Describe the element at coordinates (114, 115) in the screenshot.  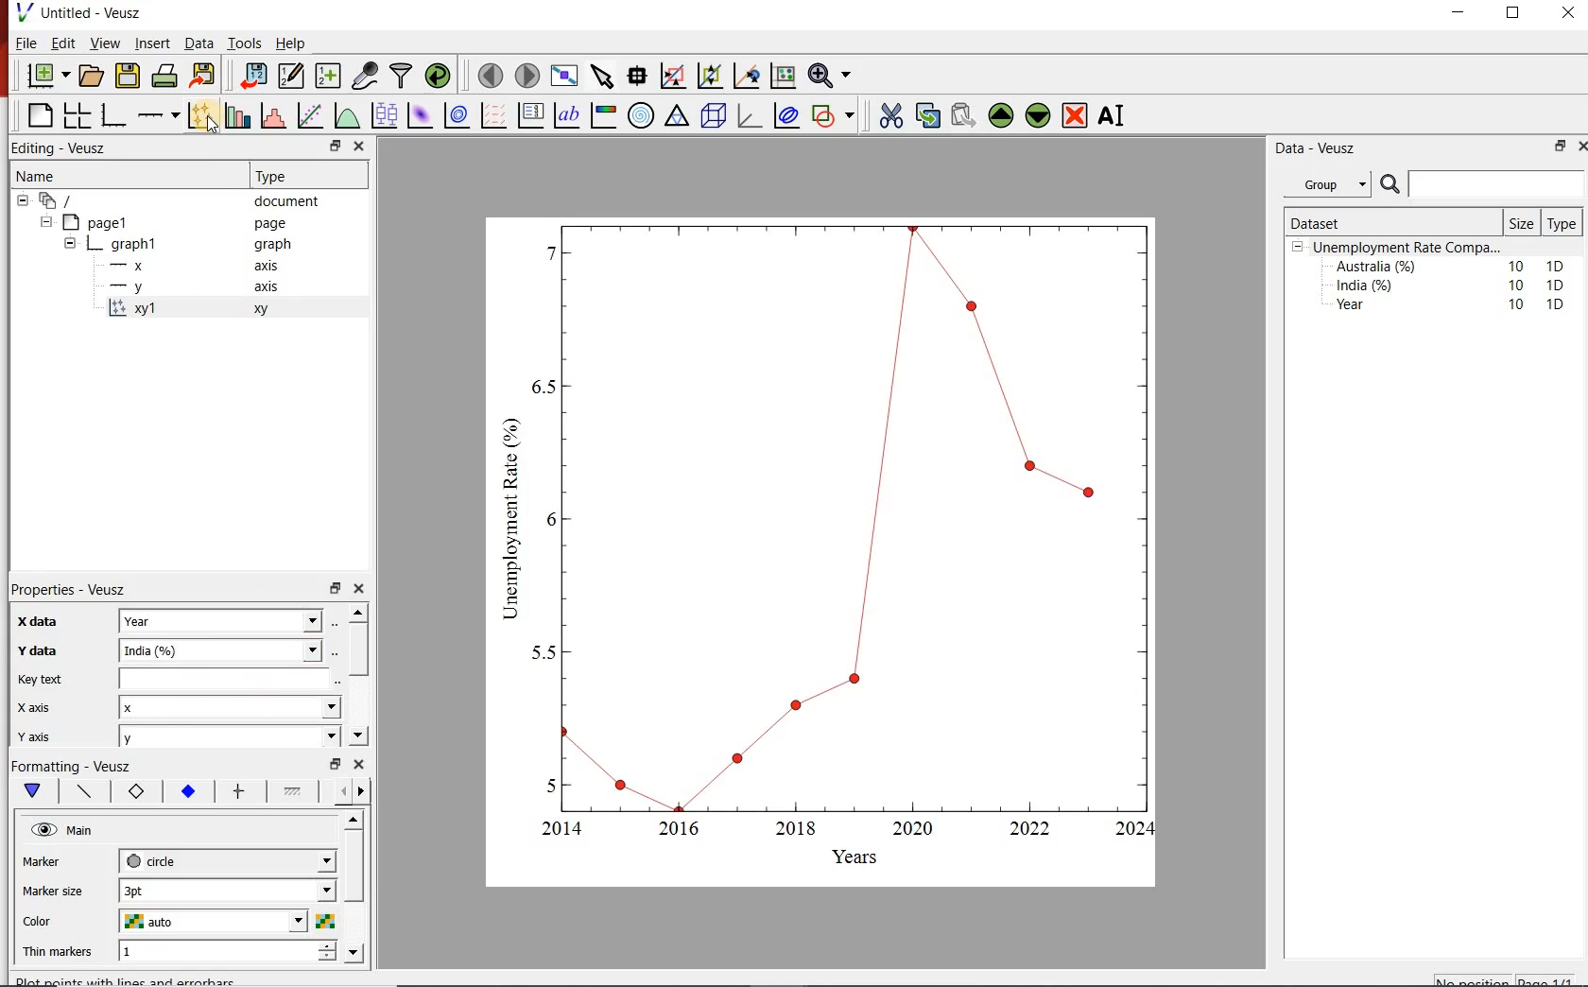
I see `base graphs` at that location.